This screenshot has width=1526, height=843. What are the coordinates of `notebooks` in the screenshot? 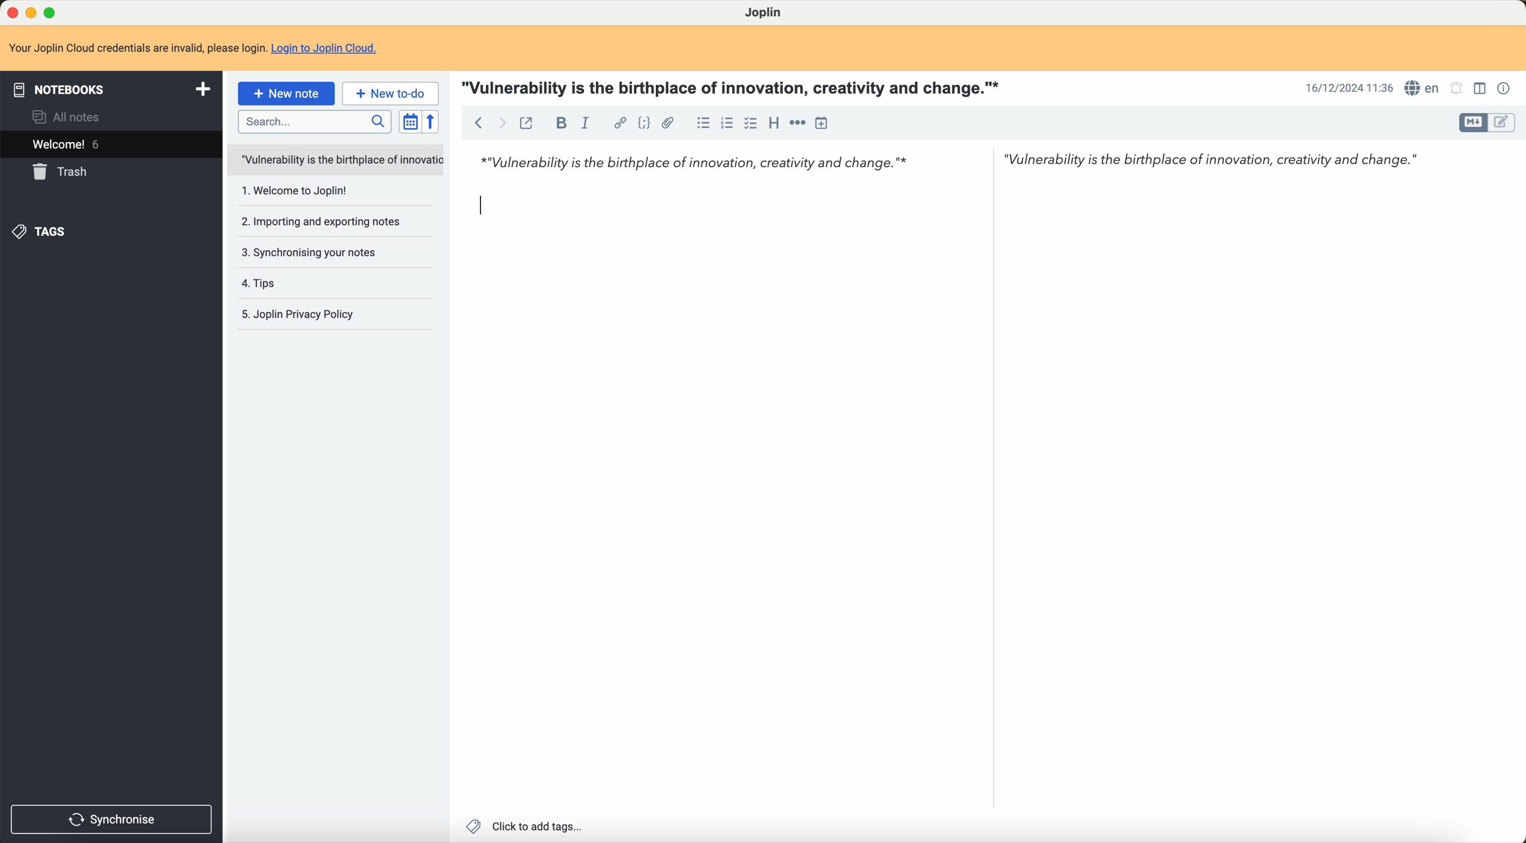 It's located at (109, 88).